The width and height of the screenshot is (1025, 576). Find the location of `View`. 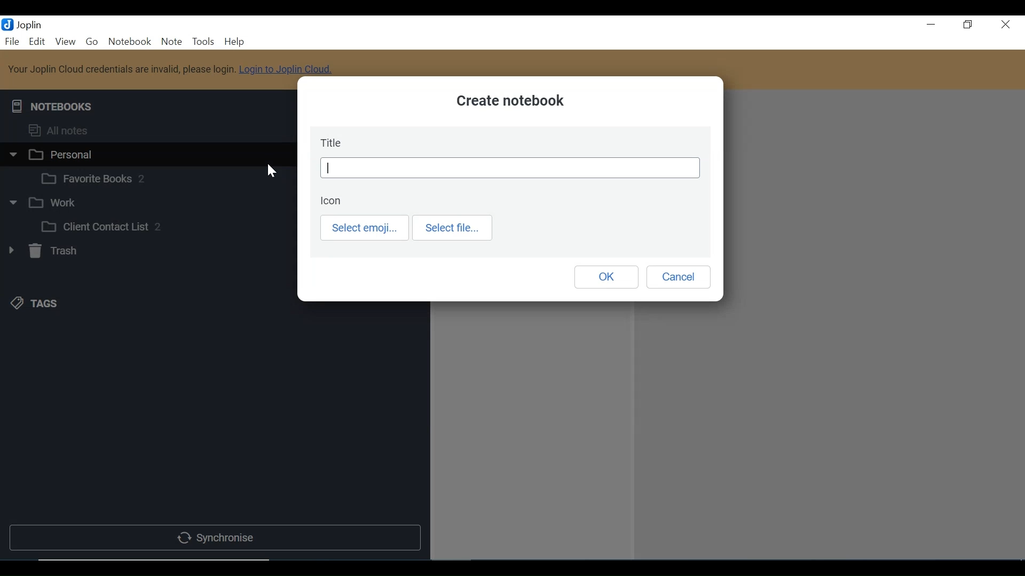

View is located at coordinates (65, 42).